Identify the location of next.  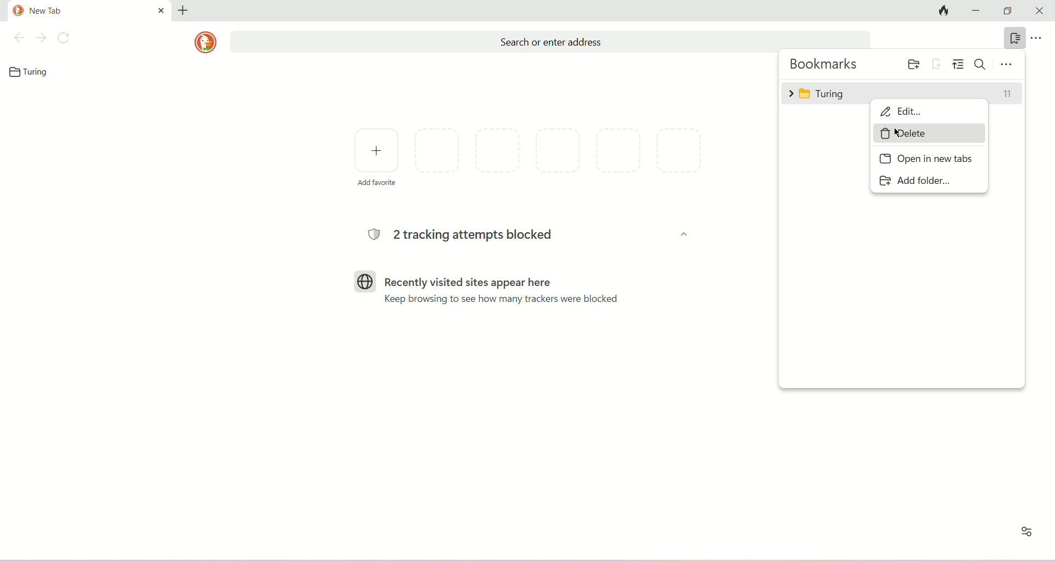
(42, 38).